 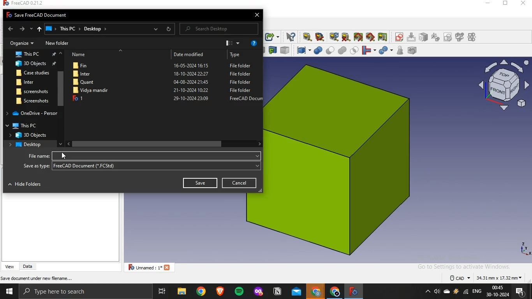 I want to click on forward, so click(x=21, y=29).